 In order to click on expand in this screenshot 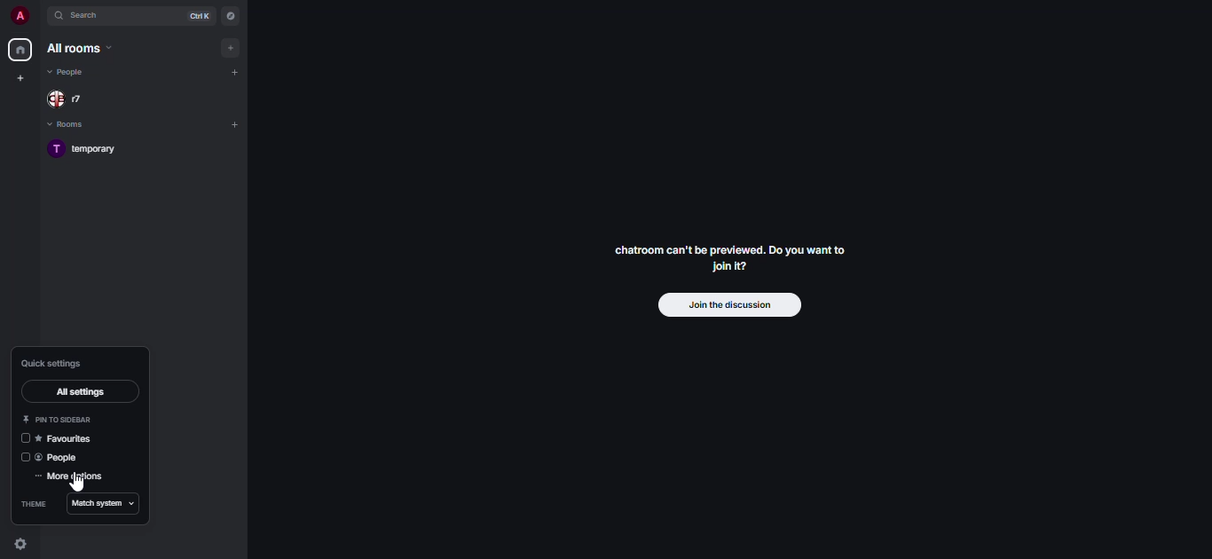, I will do `click(42, 20)`.